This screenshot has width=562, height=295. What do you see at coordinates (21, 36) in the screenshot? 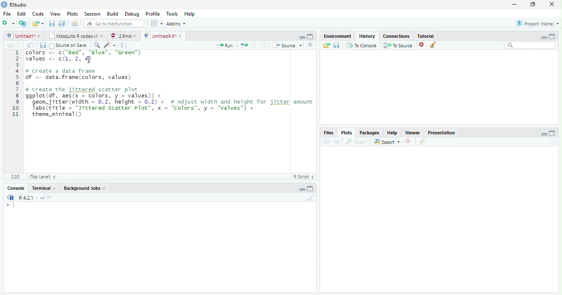
I see `Untitled1*` at bounding box center [21, 36].